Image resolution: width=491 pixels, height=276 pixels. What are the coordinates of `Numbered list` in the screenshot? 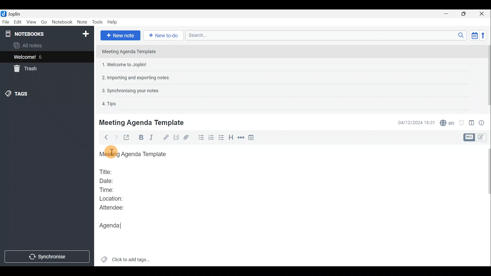 It's located at (211, 138).